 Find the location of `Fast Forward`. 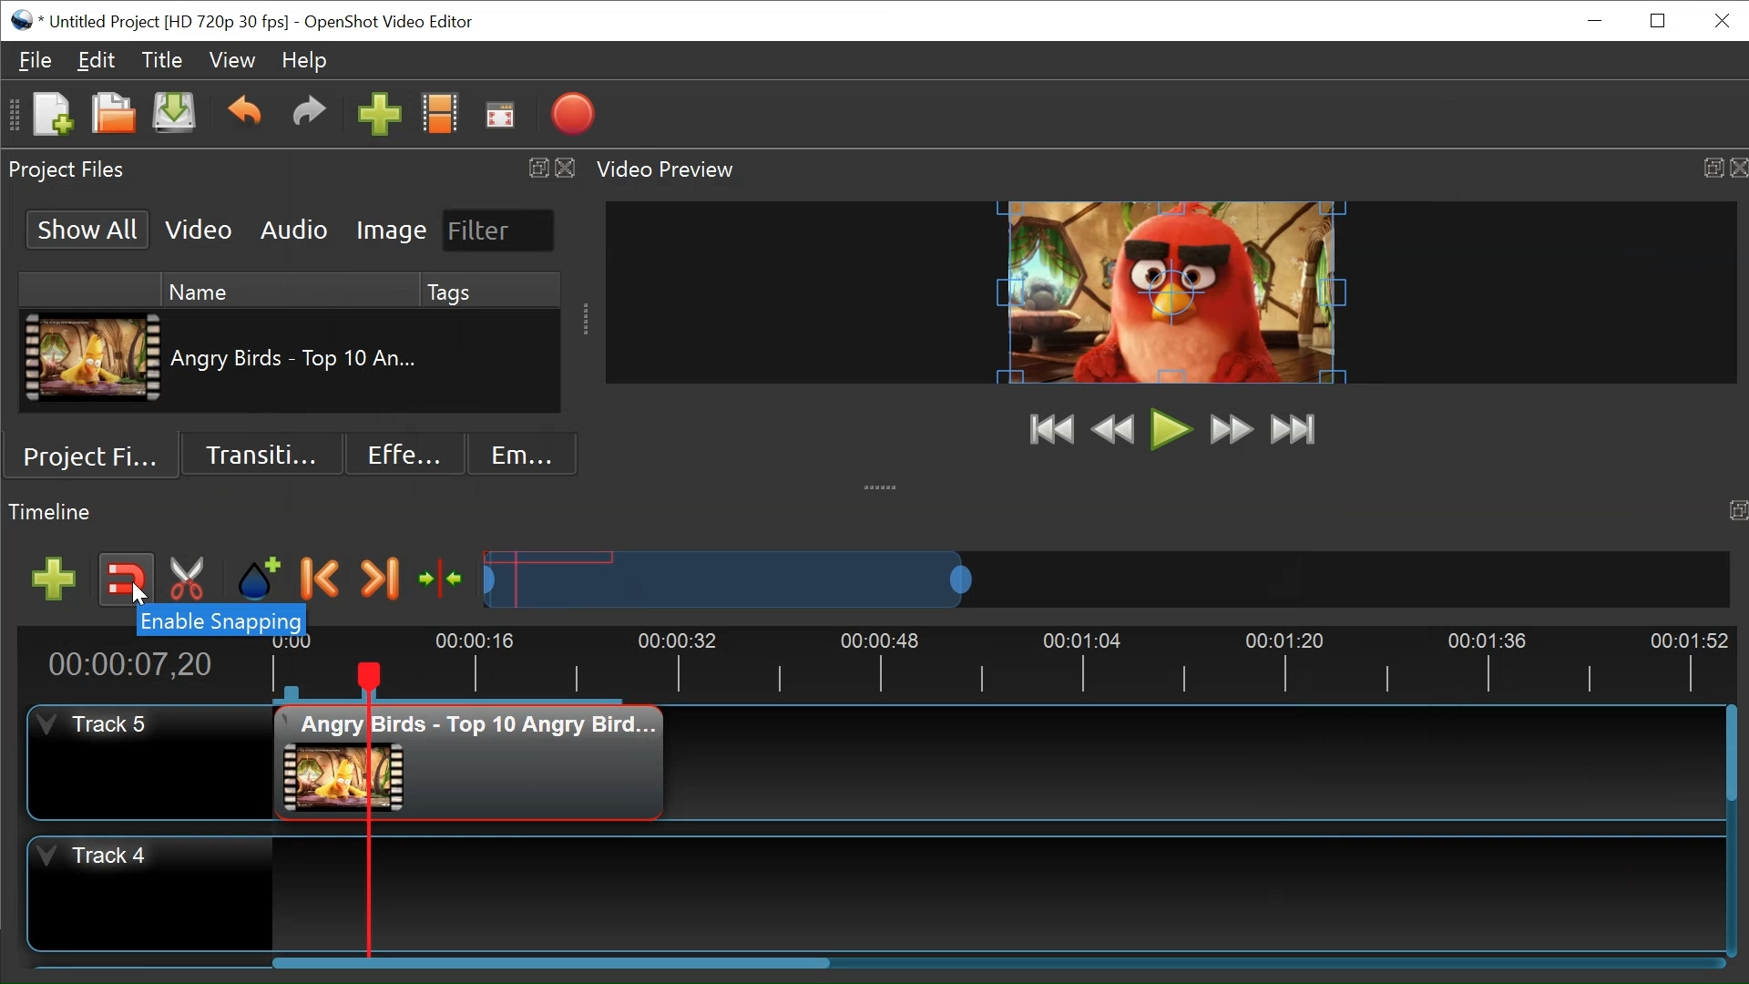

Fast Forward is located at coordinates (1233, 429).